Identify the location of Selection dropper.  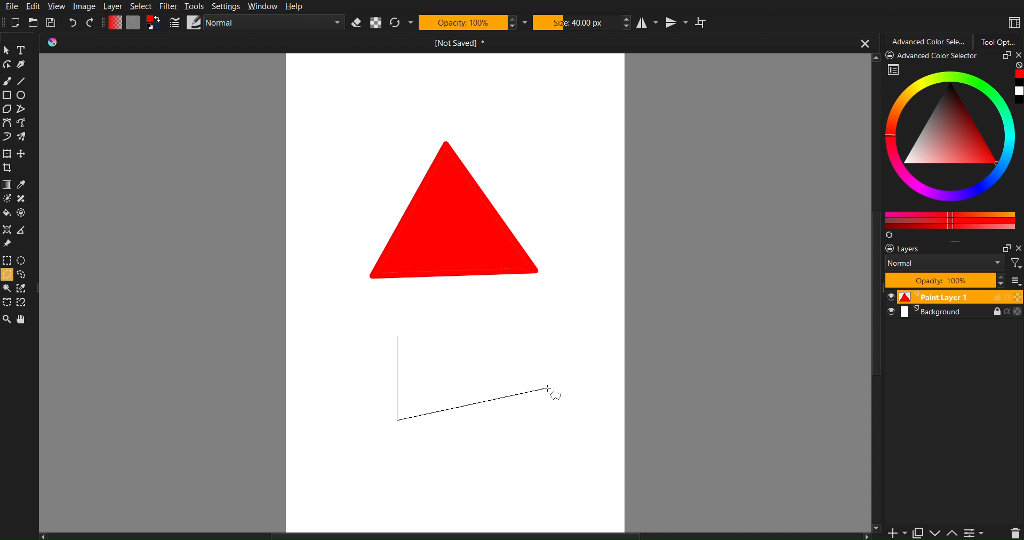
(22, 289).